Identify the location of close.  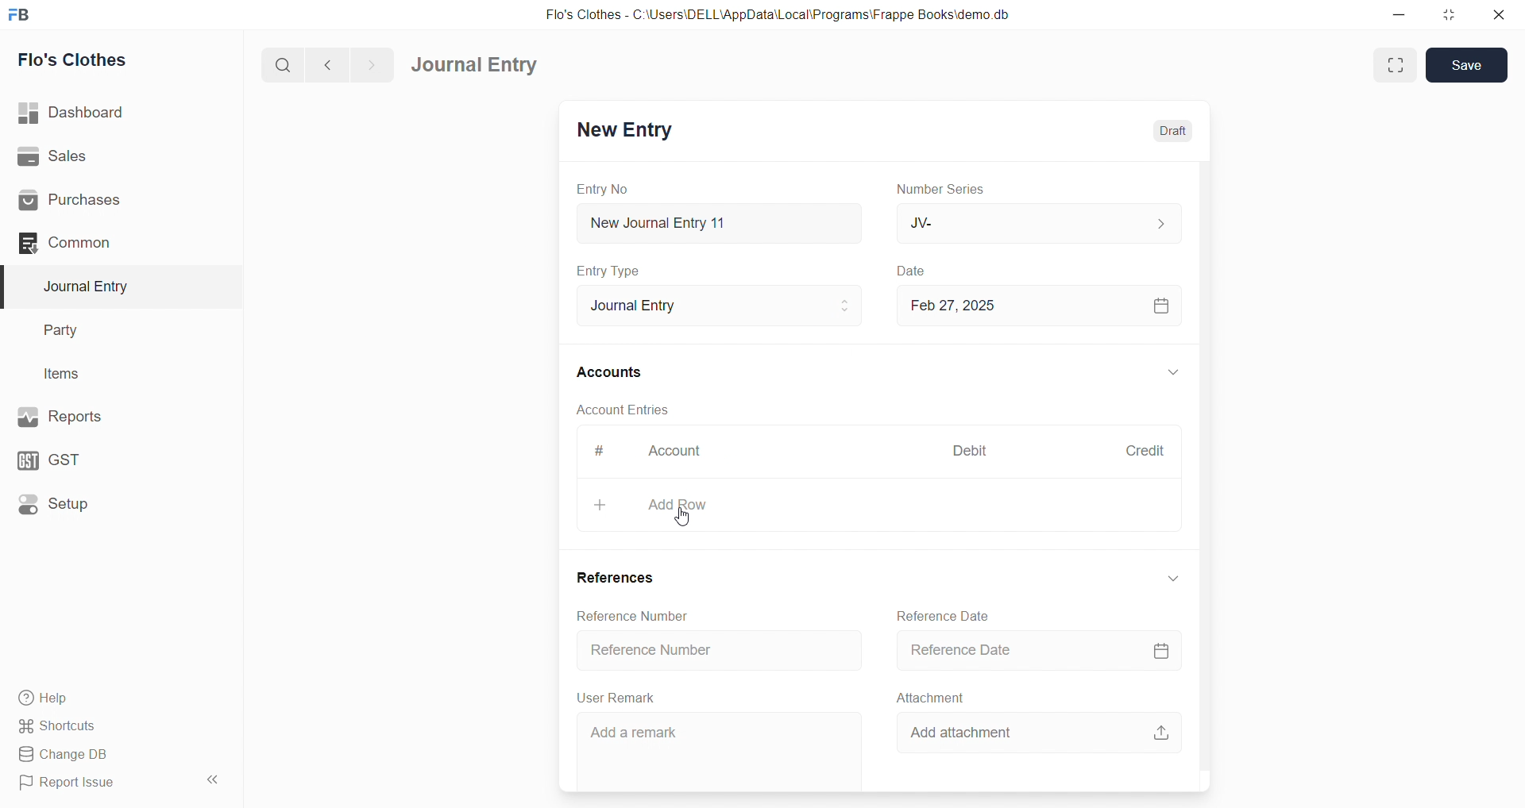
(1500, 14).